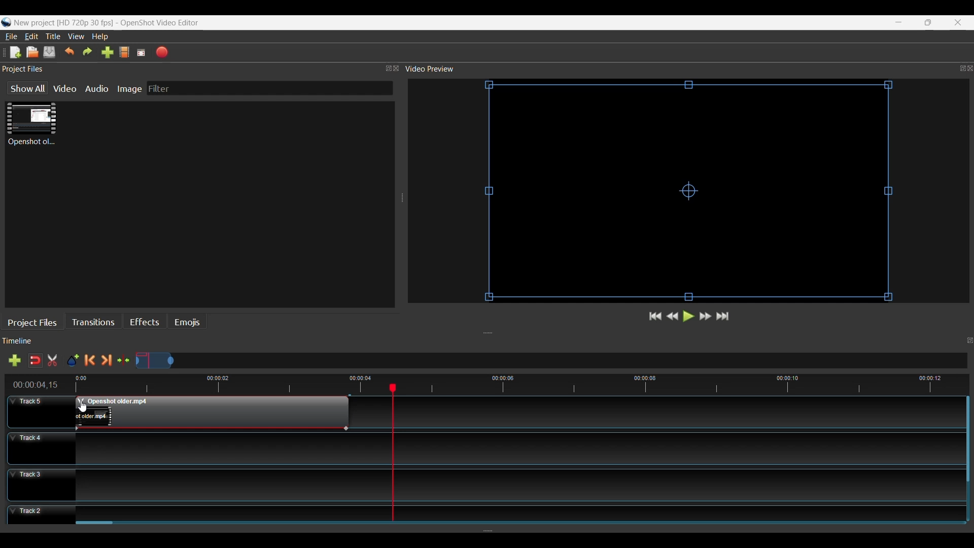 Image resolution: width=974 pixels, height=548 pixels. Describe the element at coordinates (145, 323) in the screenshot. I see `Effects` at that location.